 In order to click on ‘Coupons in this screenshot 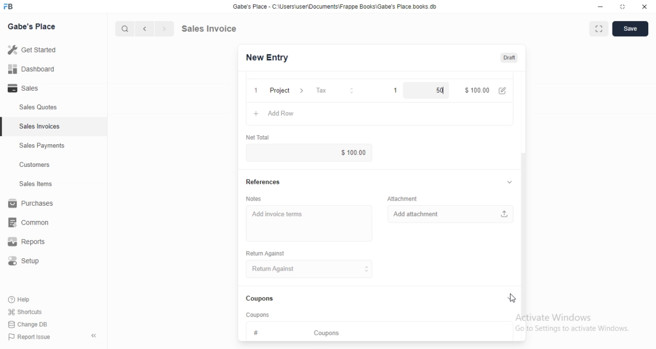, I will do `click(259, 314)`.